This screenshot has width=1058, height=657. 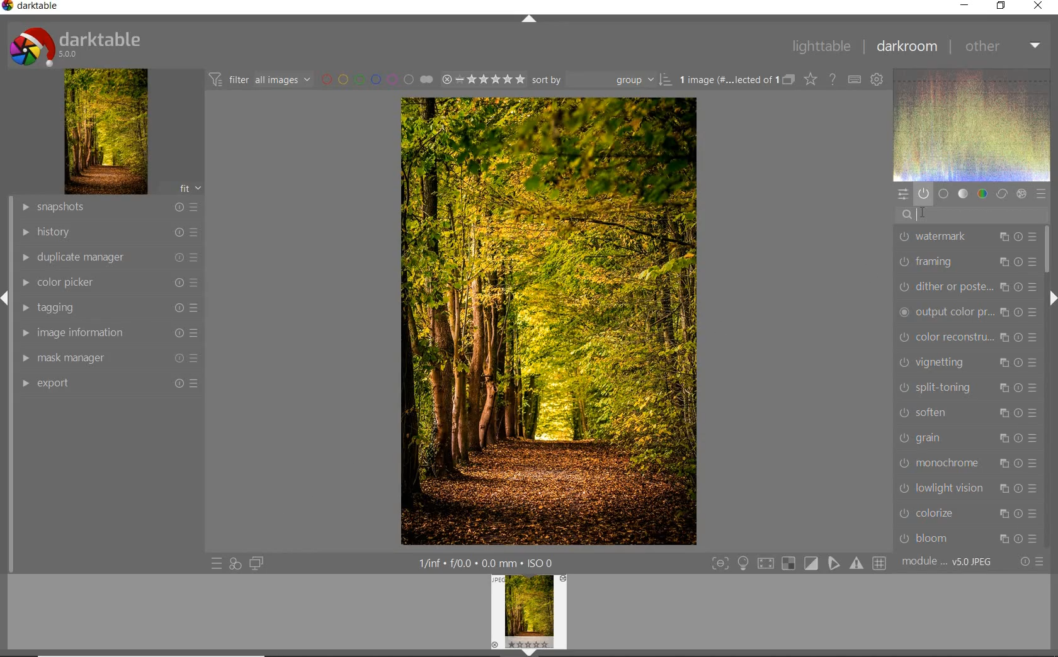 I want to click on color , so click(x=981, y=194).